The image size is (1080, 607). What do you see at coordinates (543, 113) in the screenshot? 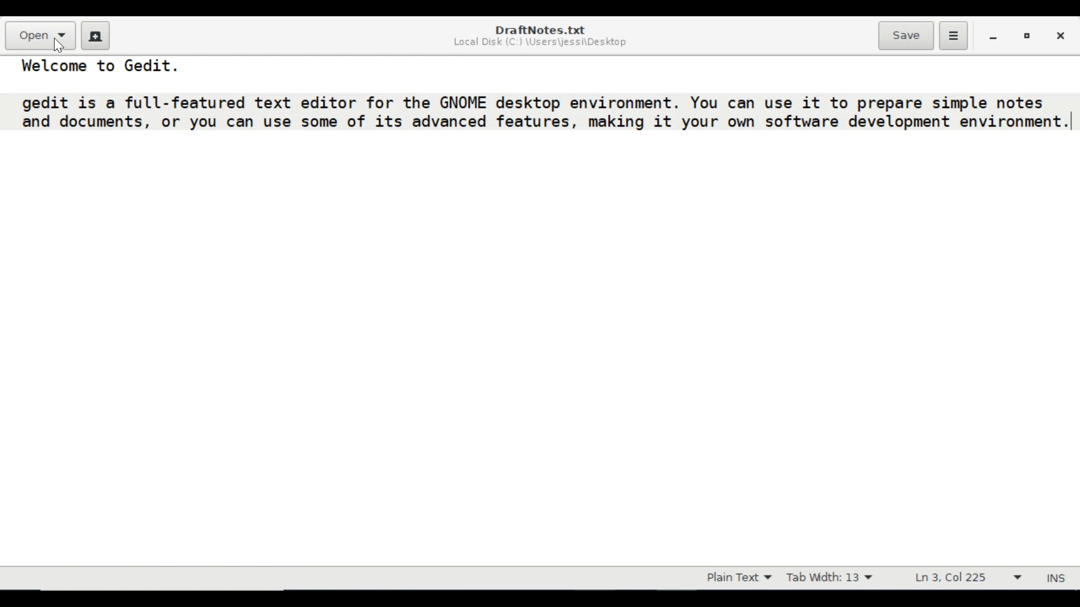
I see `gedit is a full-featured text editor for the GNOME desktop environment. You can use it to prepare simple notes
and documents, or you can use some of its advanced features, making it your own software development environment.` at bounding box center [543, 113].